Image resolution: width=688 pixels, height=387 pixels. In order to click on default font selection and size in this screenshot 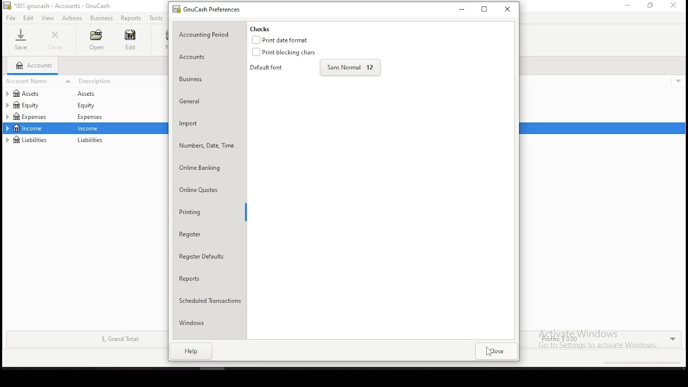, I will do `click(314, 68)`.